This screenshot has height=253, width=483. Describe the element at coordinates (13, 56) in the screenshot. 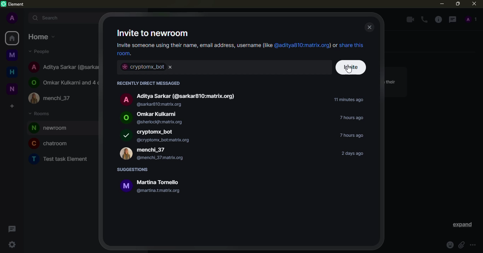

I see `myspace` at that location.